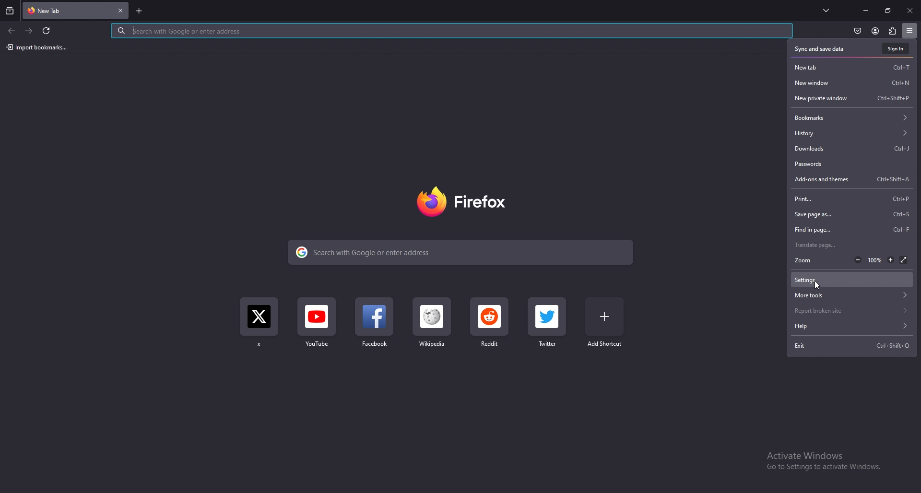 The image size is (921, 493). Describe the element at coordinates (854, 83) in the screenshot. I see `new window` at that location.